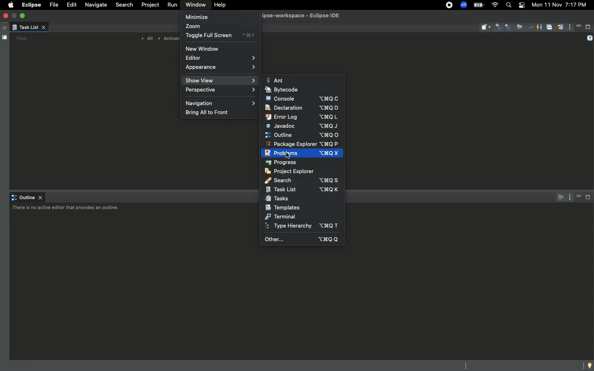 This screenshot has width=594, height=371. What do you see at coordinates (582, 365) in the screenshot?
I see `more` at bounding box center [582, 365].